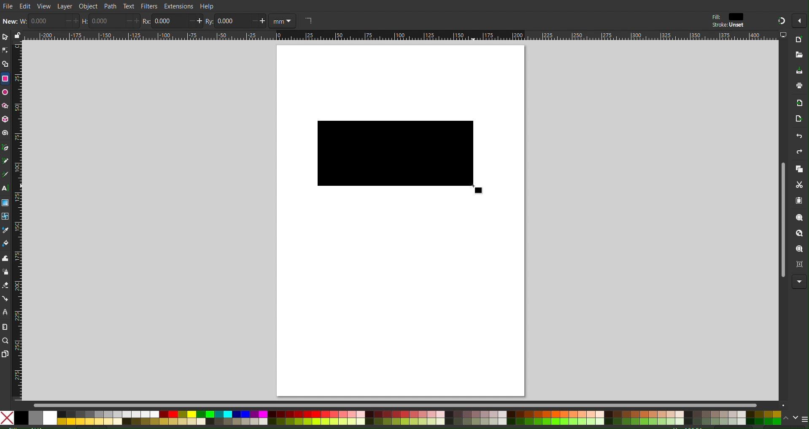 The image size is (809, 429). Describe the element at coordinates (5, 147) in the screenshot. I see `Pen Tool` at that location.